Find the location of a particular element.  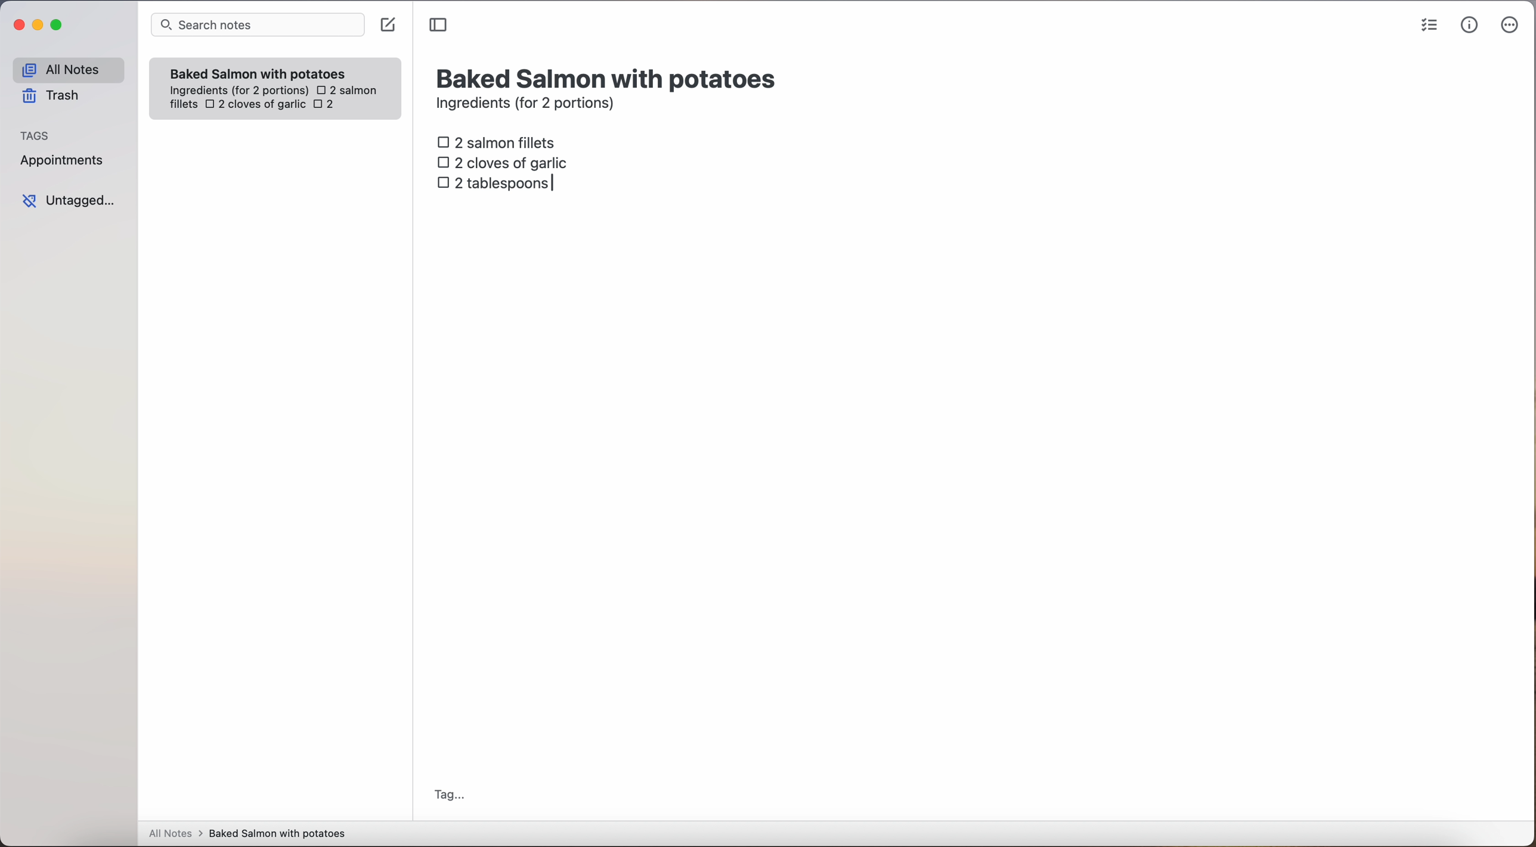

maximize is located at coordinates (58, 24).